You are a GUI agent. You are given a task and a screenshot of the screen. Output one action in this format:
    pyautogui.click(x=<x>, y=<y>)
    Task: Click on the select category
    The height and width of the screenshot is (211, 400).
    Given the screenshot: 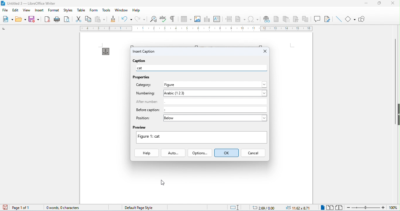 What is the action you would take?
    pyautogui.click(x=215, y=85)
    